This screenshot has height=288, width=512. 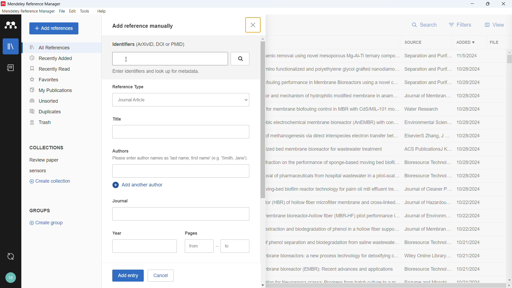 What do you see at coordinates (129, 87) in the screenshot?
I see `Reference type` at bounding box center [129, 87].